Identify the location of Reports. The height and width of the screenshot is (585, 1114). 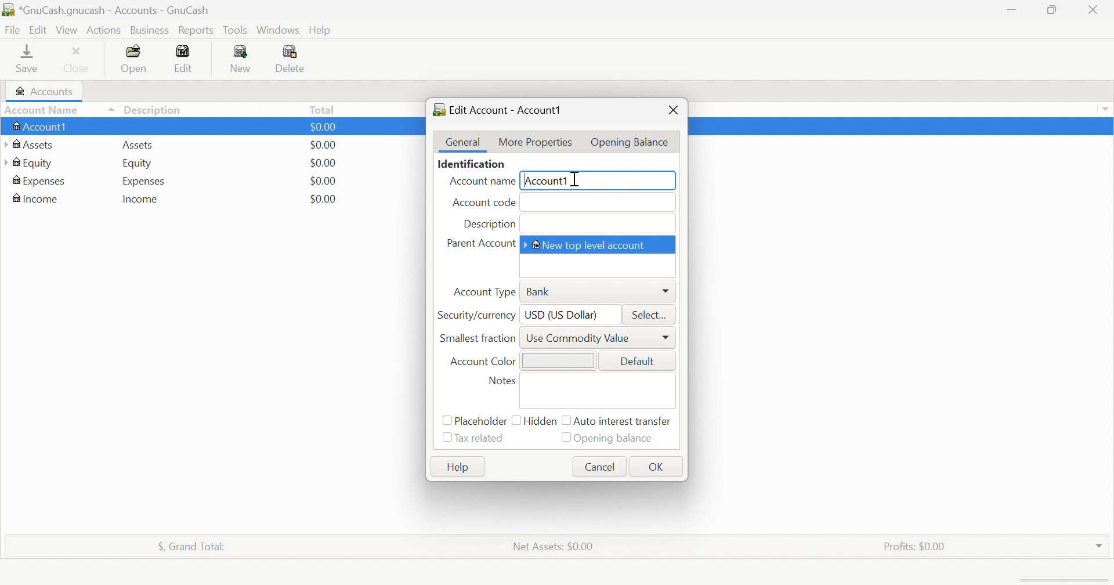
(196, 31).